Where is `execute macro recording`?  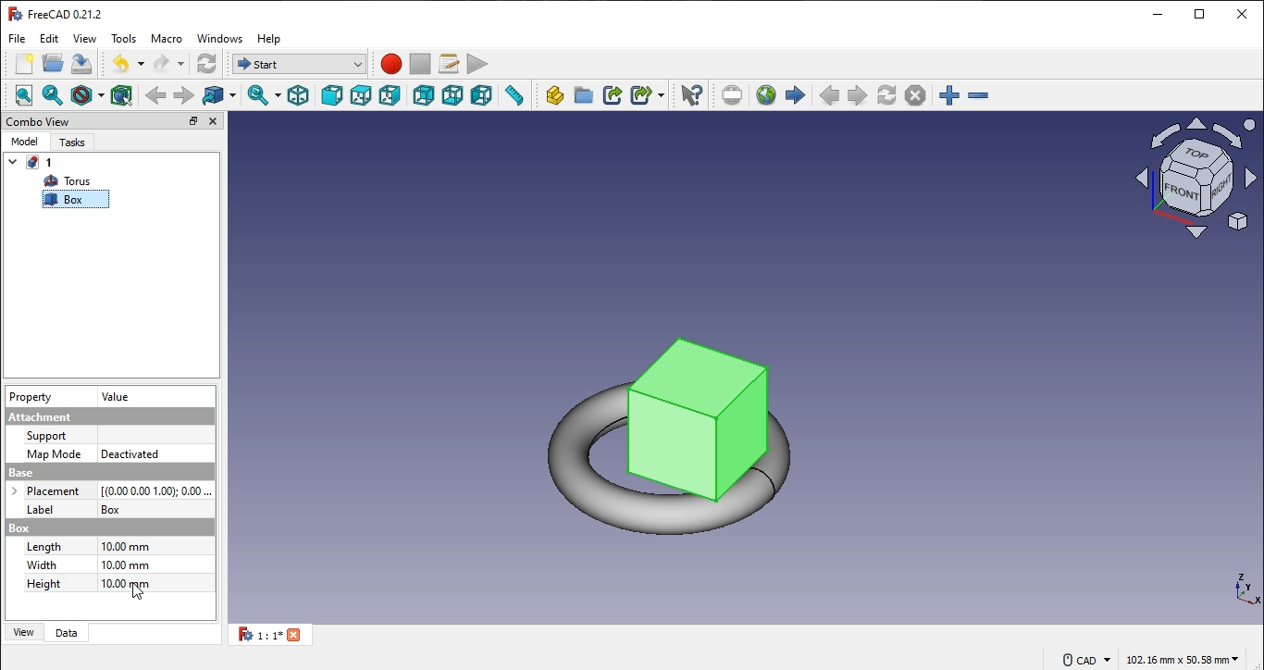 execute macro recording is located at coordinates (477, 65).